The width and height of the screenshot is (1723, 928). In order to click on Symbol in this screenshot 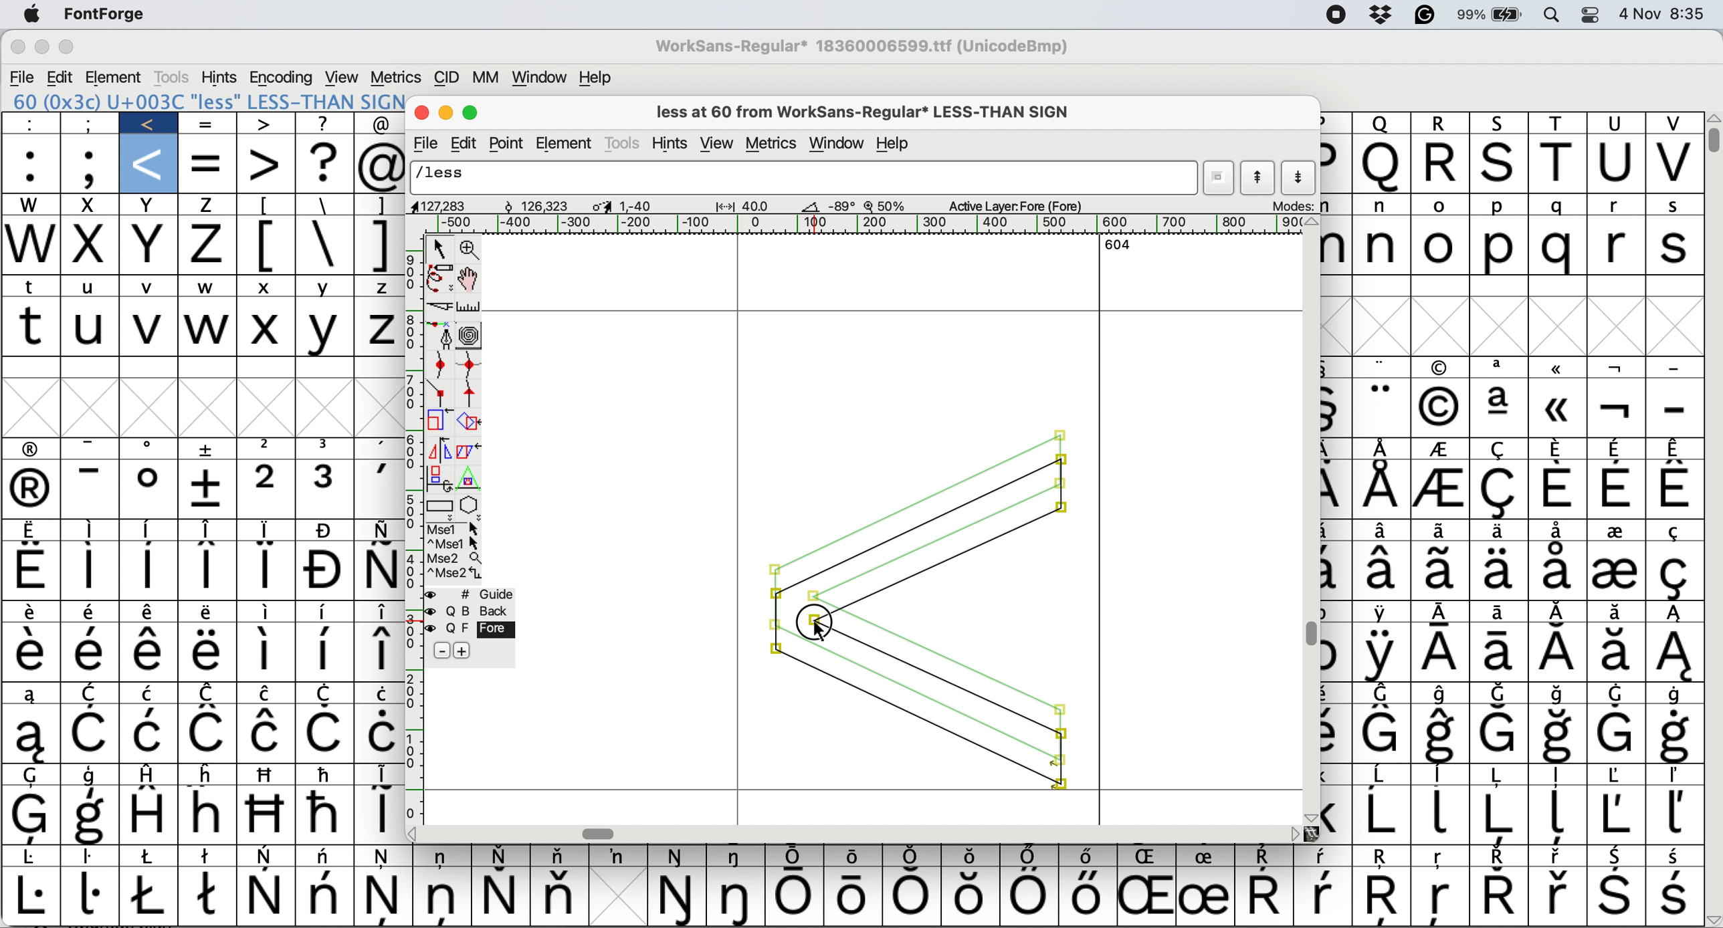, I will do `click(1676, 695)`.